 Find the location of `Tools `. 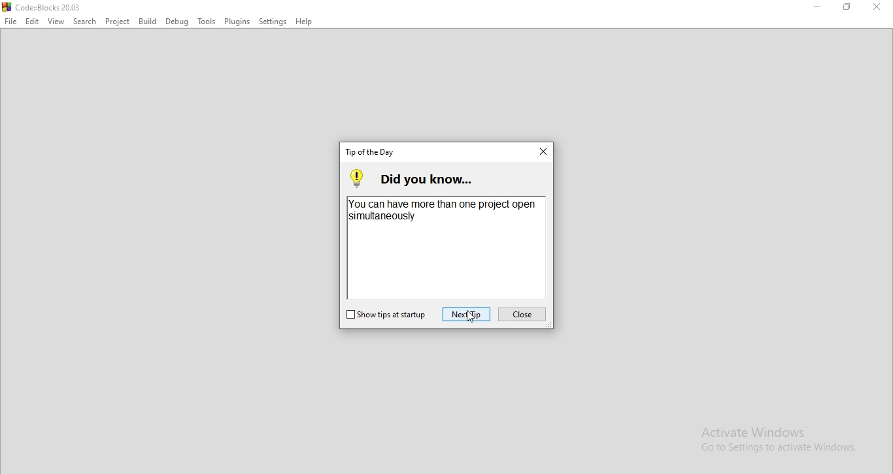

Tools  is located at coordinates (205, 22).